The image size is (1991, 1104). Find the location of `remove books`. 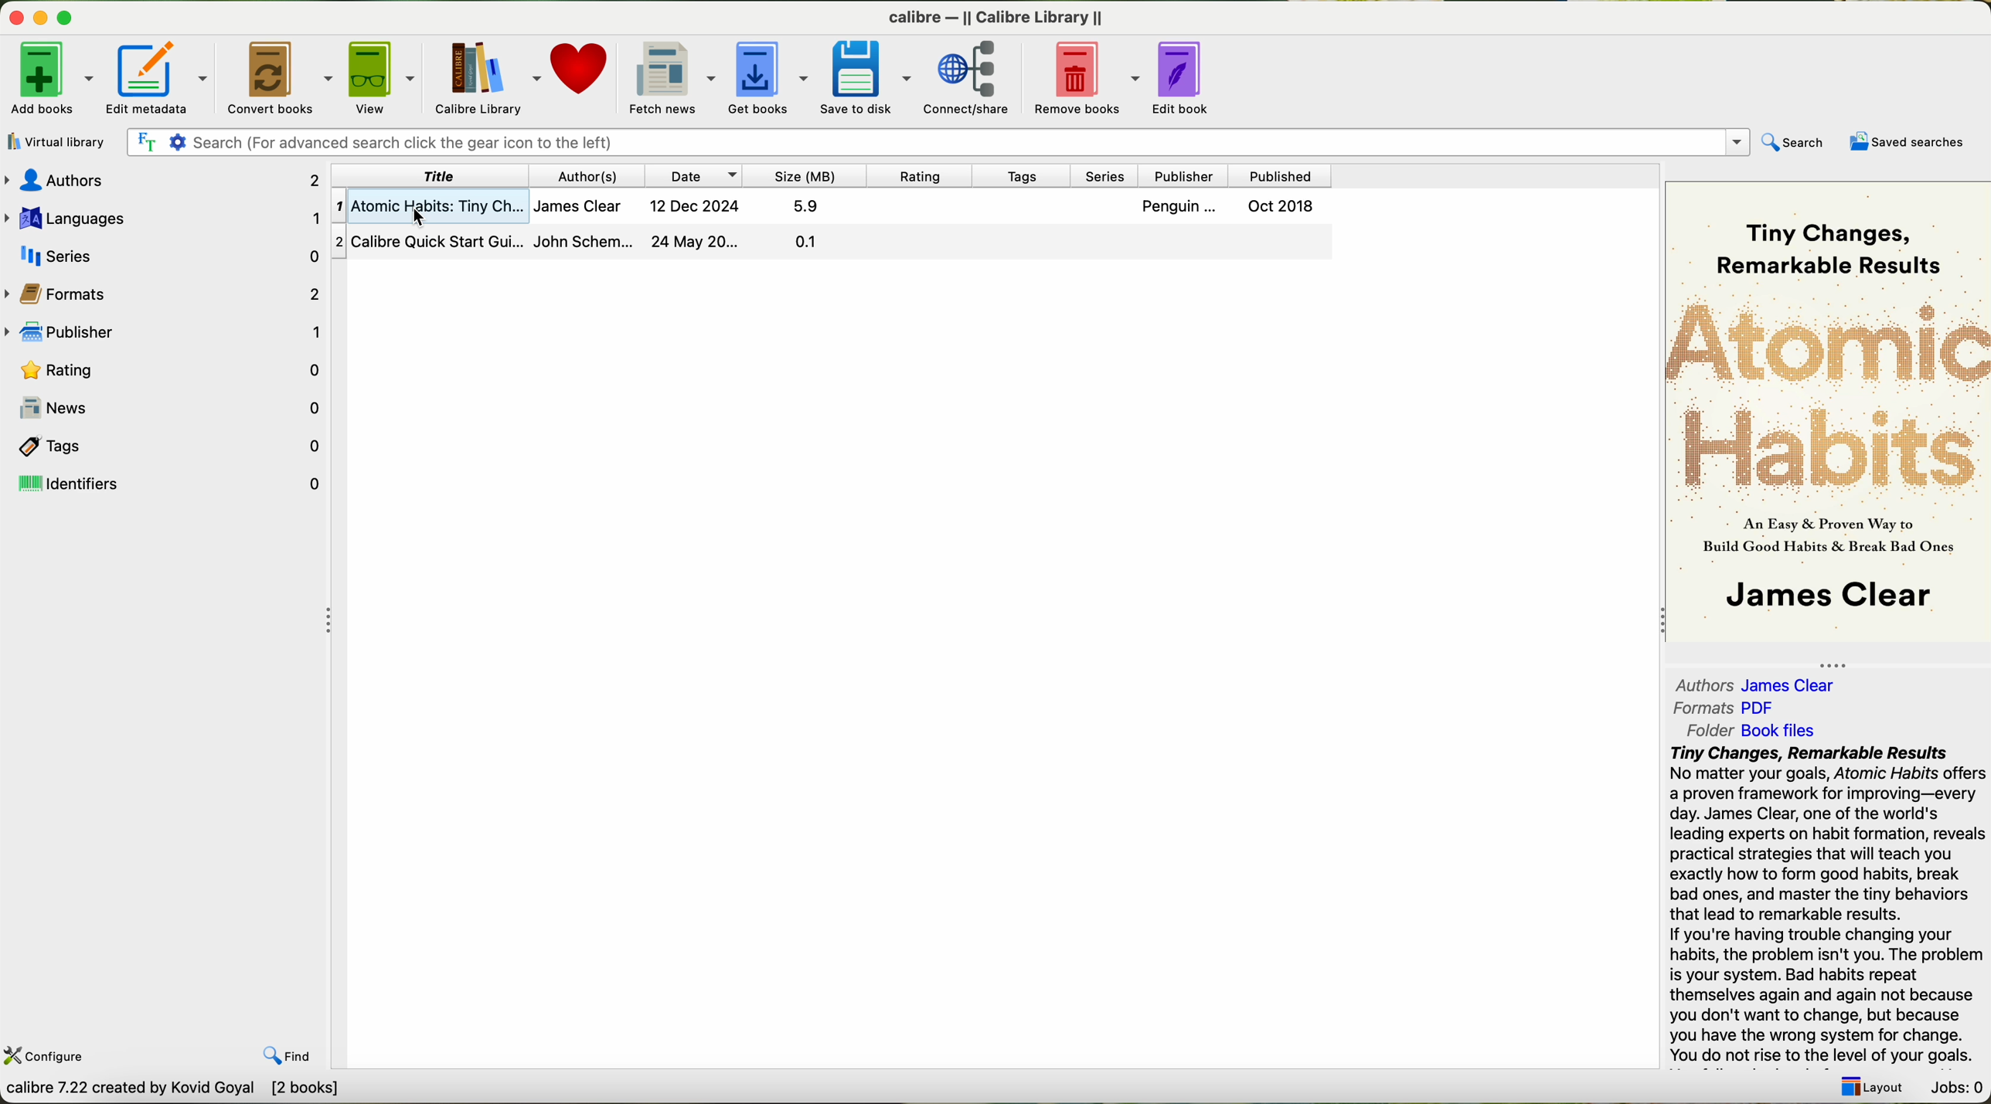

remove books is located at coordinates (1085, 77).